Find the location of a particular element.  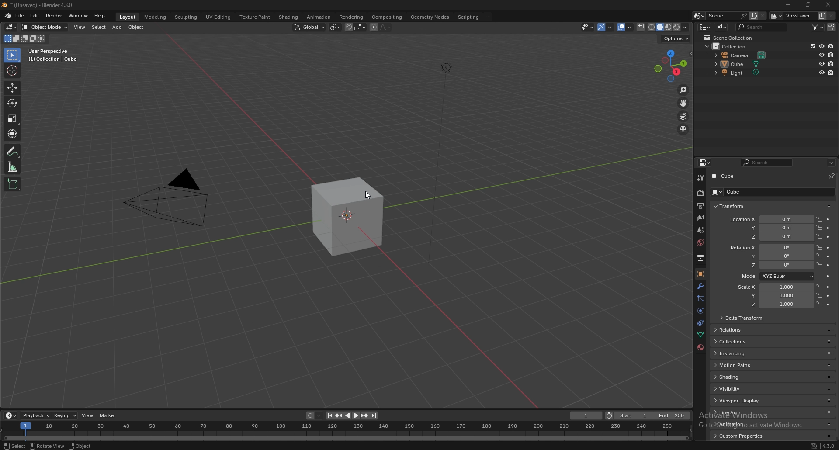

delete scene is located at coordinates (763, 16).